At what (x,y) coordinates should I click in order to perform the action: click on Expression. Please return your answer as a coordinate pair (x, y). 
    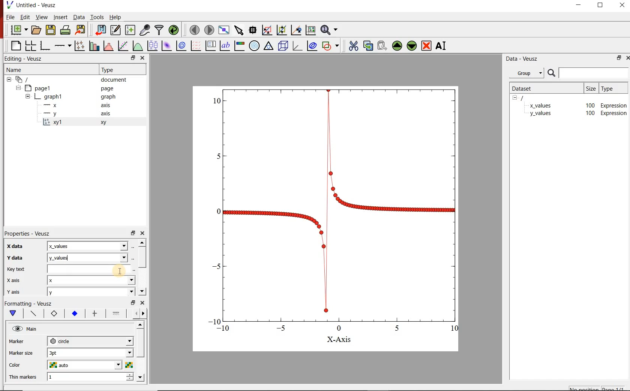
    Looking at the image, I should click on (614, 104).